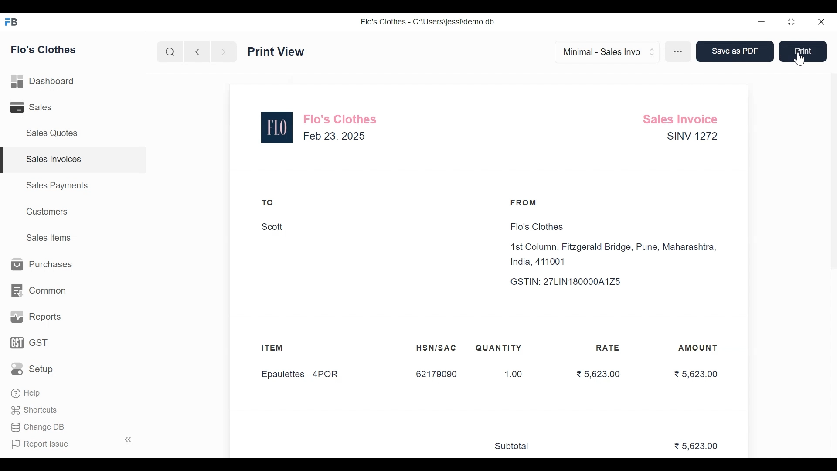  Describe the element at coordinates (616, 255) in the screenshot. I see `1st Column, Fitzgerald Bridge, Pune, Maharashtra, India, 411001` at that location.